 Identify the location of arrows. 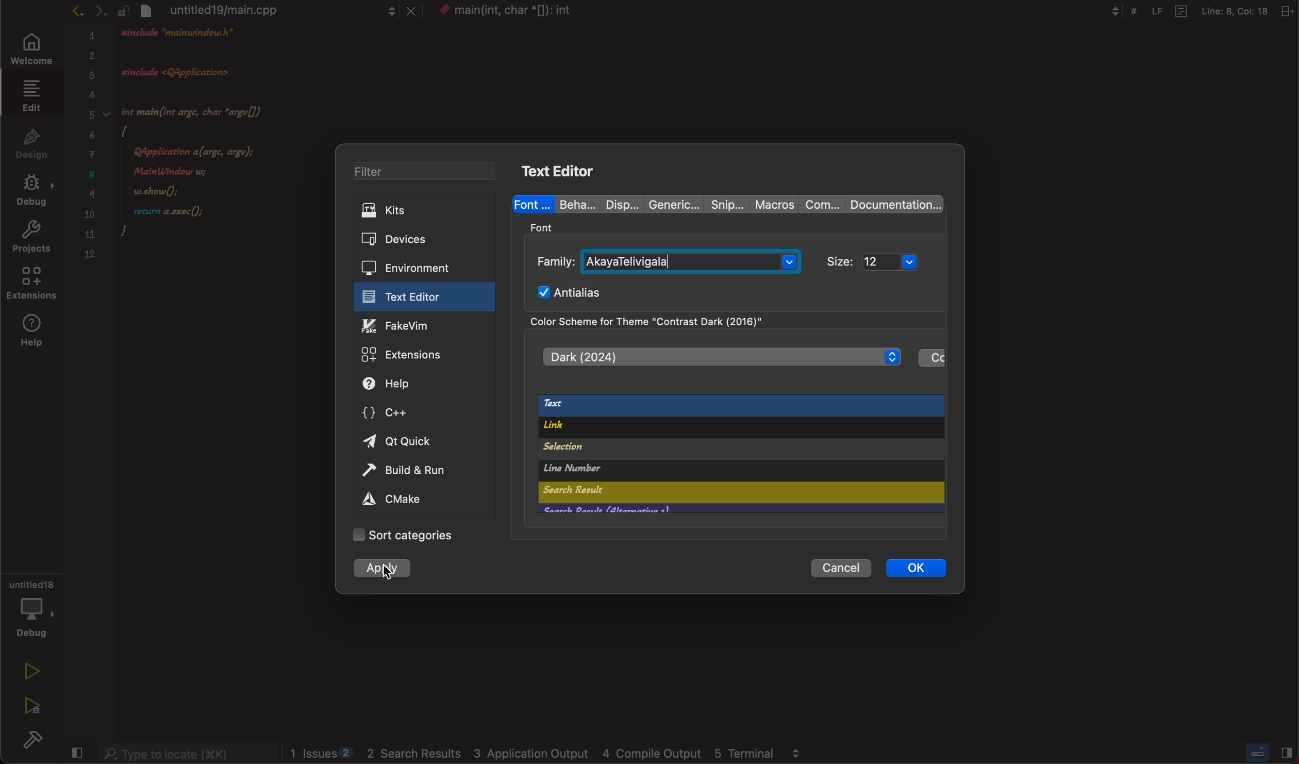
(98, 11).